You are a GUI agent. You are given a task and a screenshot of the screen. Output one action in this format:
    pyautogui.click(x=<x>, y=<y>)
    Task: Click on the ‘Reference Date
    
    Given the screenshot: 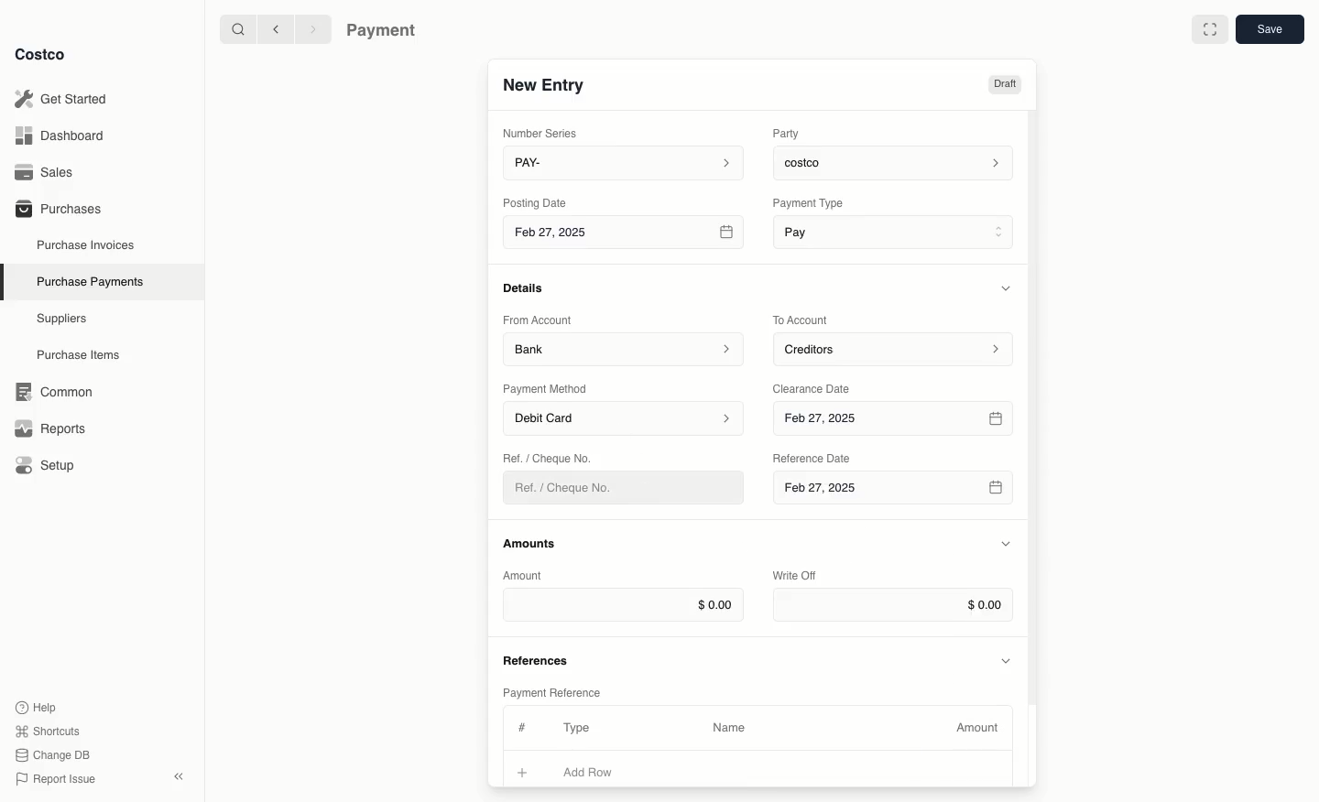 What is the action you would take?
    pyautogui.click(x=813, y=458)
    